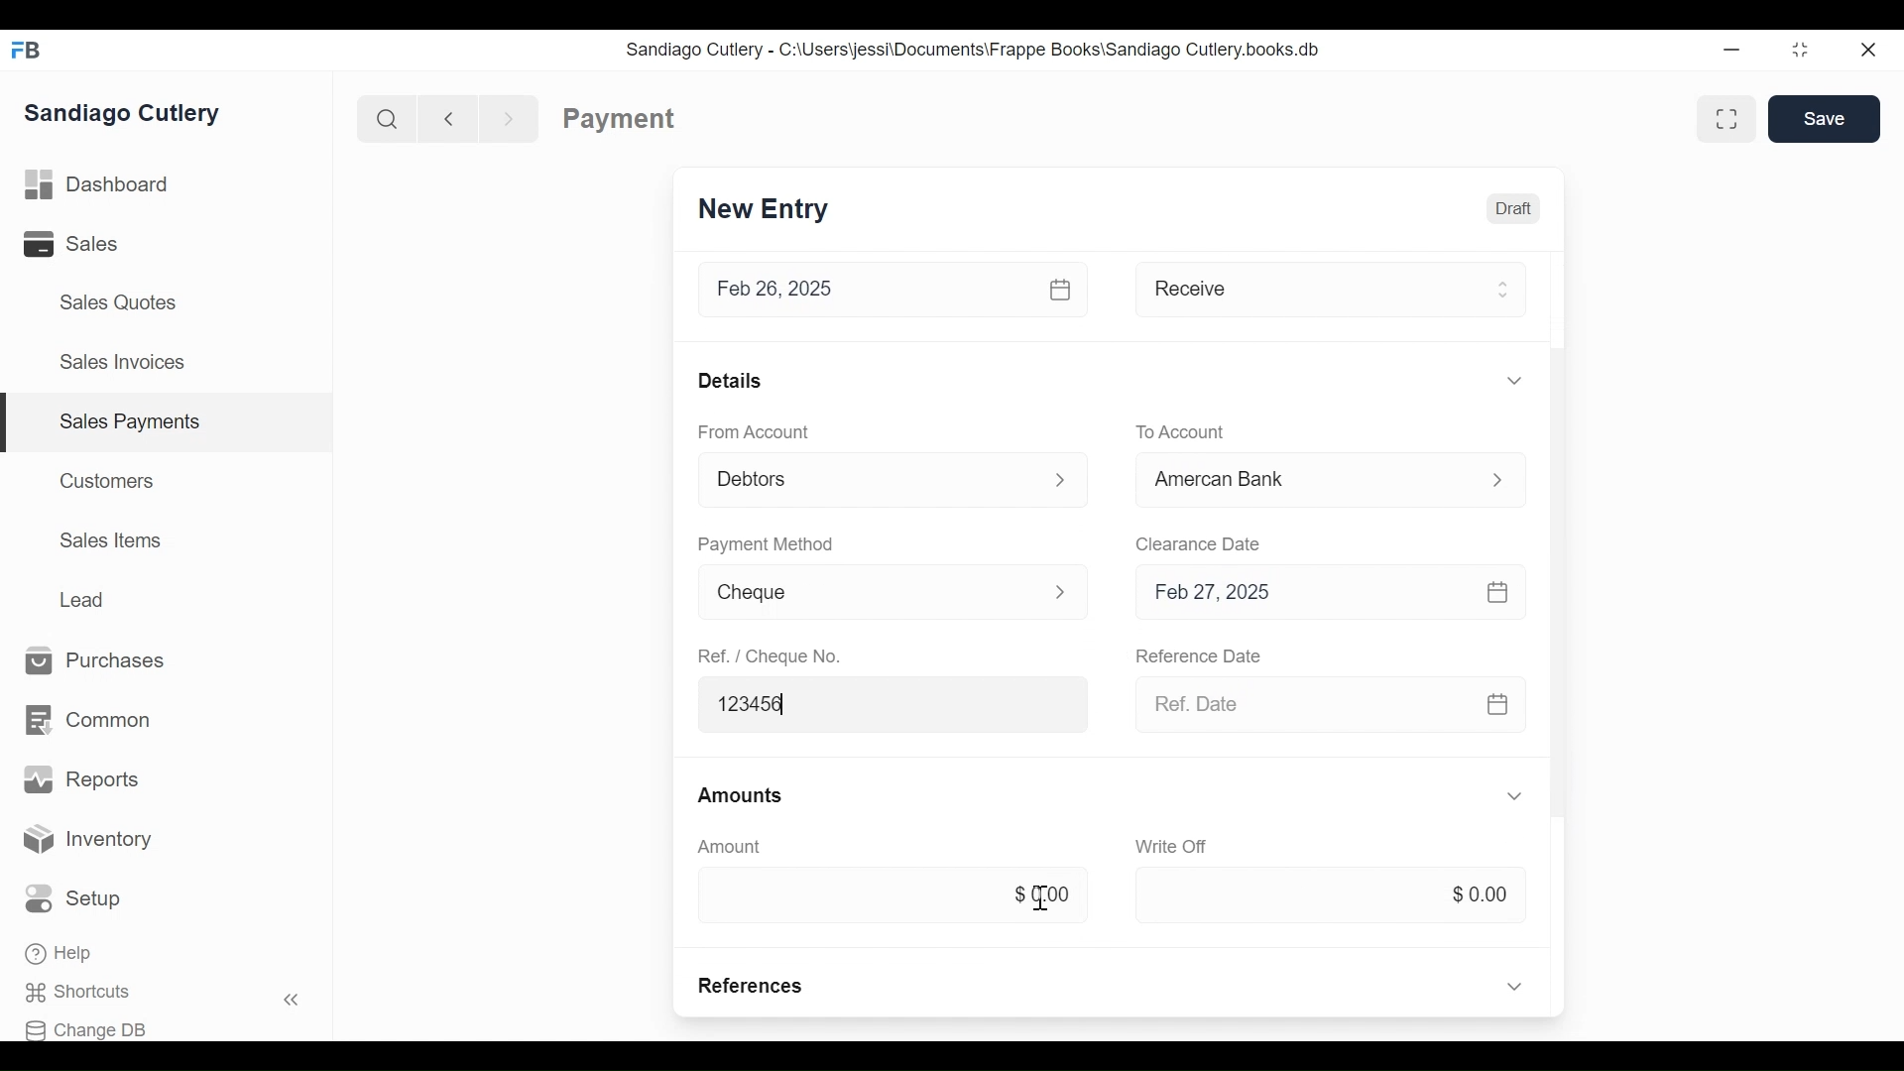 Image resolution: width=1904 pixels, height=1071 pixels. What do you see at coordinates (1174, 846) in the screenshot?
I see `‘Write Off` at bounding box center [1174, 846].